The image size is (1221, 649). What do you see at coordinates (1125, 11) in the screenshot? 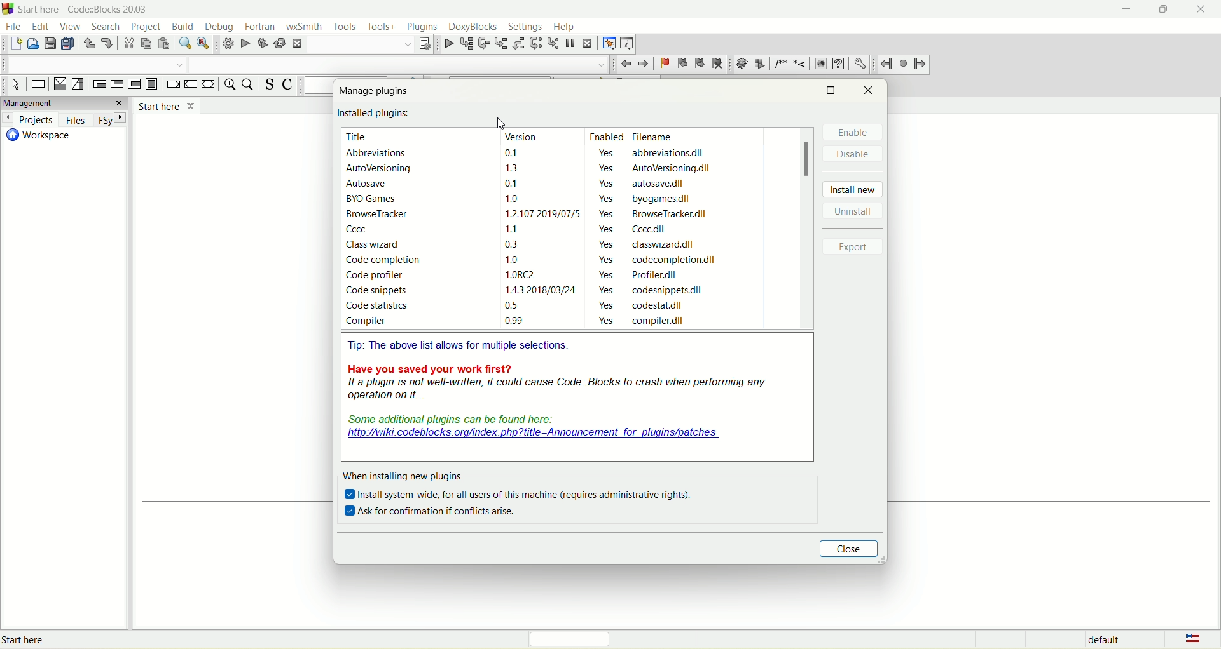
I see `minimize` at bounding box center [1125, 11].